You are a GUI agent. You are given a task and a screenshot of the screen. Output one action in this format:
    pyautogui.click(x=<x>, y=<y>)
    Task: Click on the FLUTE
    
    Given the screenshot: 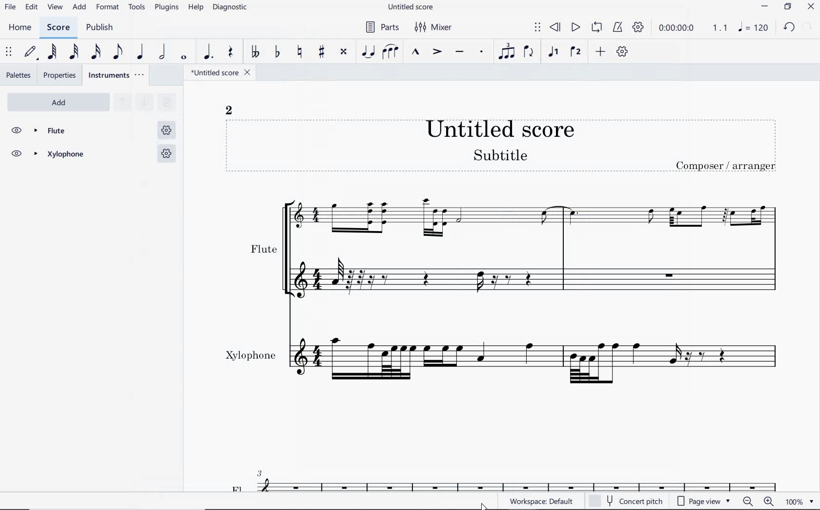 What is the action you would take?
    pyautogui.click(x=504, y=245)
    